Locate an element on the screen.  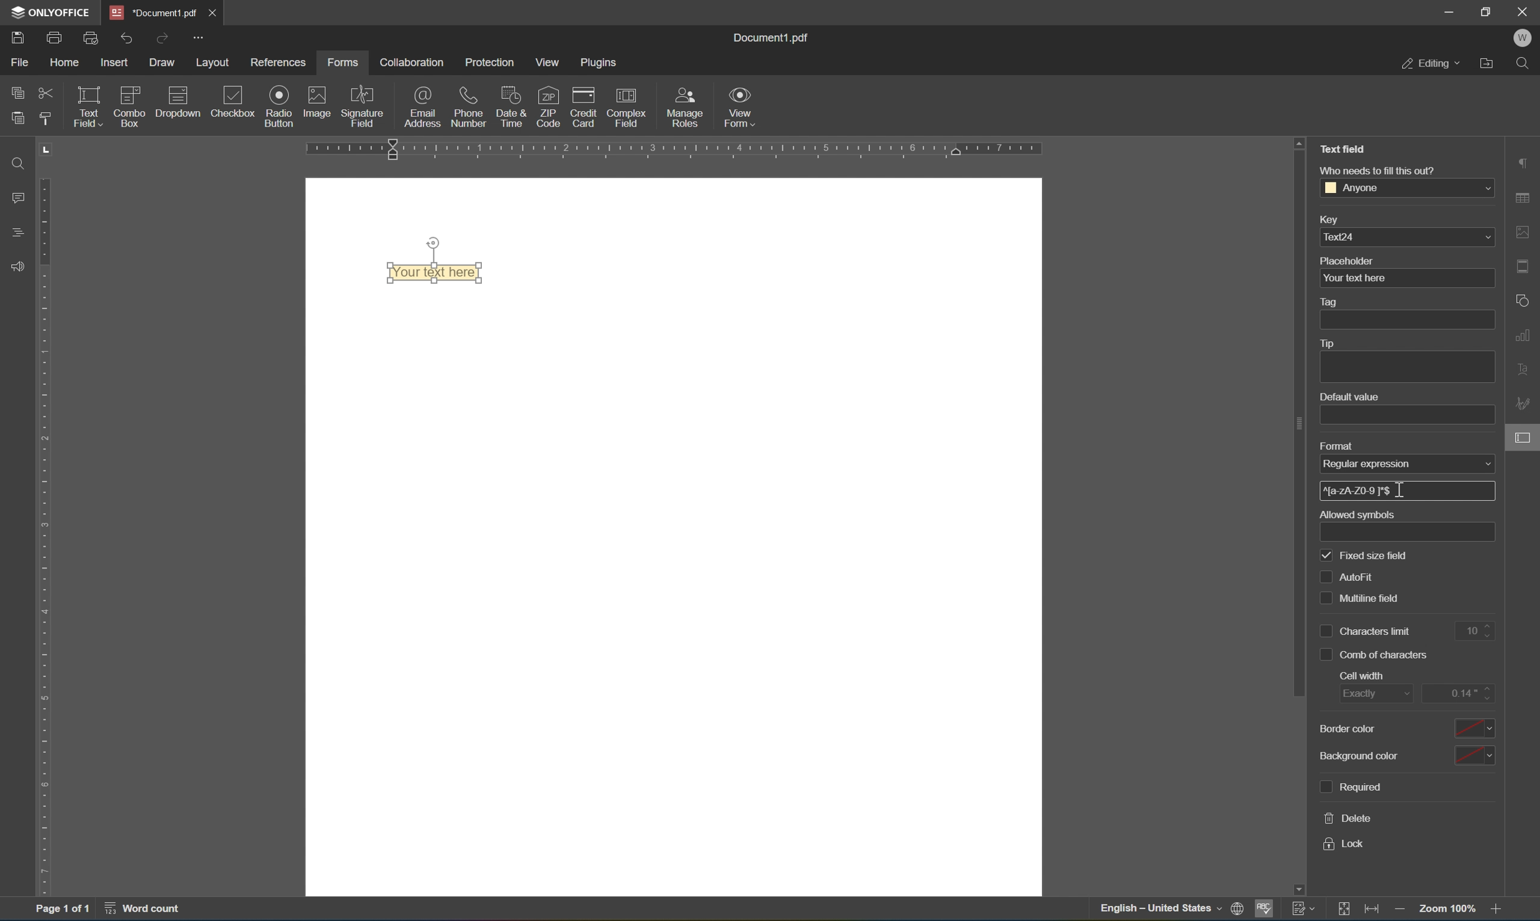
tag is located at coordinates (1331, 303).